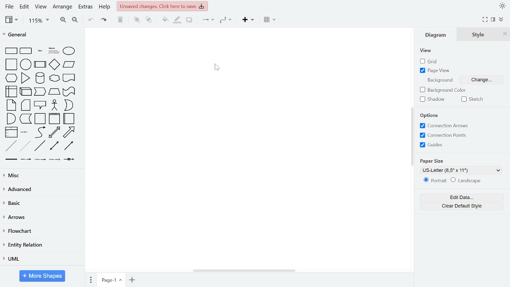  I want to click on guides, so click(433, 145).